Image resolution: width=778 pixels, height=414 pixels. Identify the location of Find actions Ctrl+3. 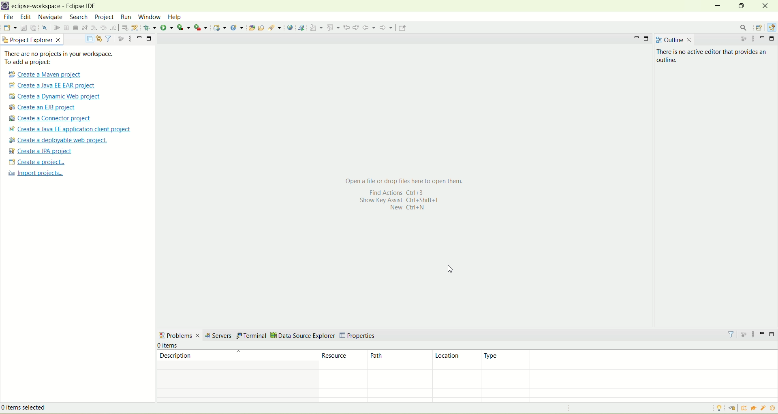
(393, 192).